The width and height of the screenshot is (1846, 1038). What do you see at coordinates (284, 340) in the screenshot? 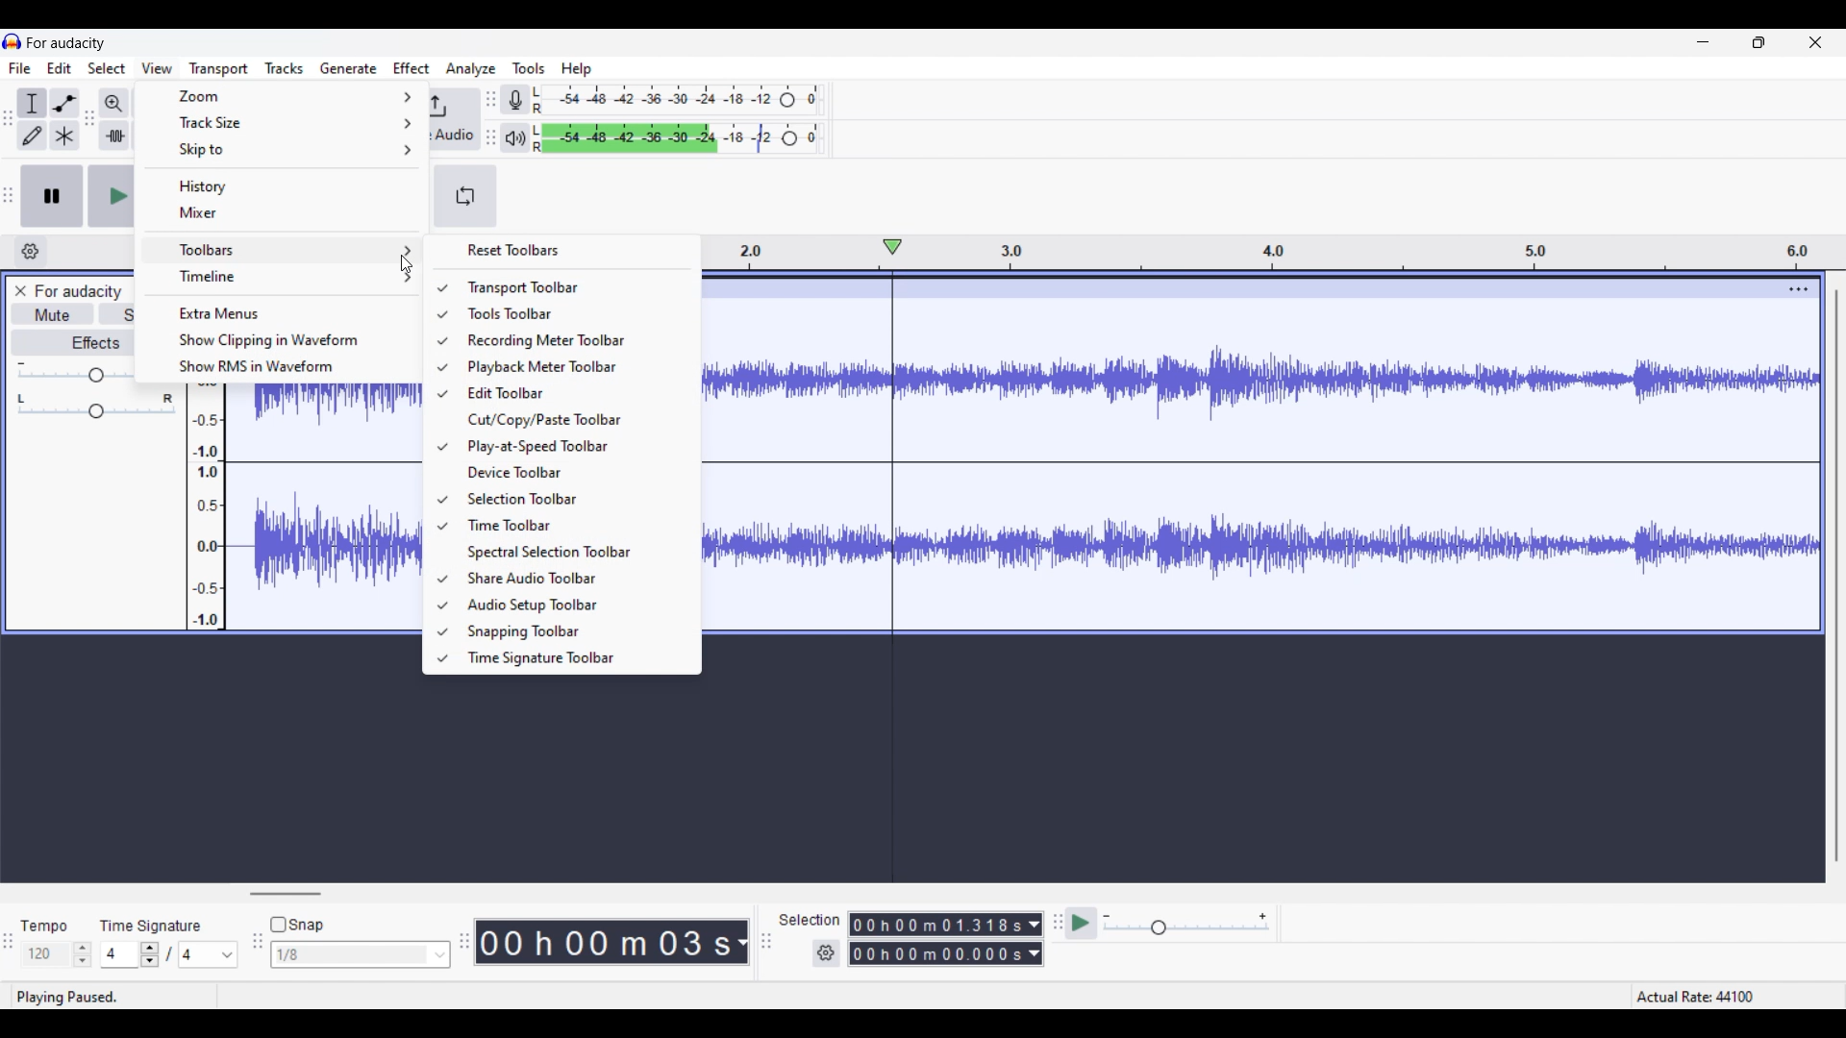
I see `Show clipping in waveform` at bounding box center [284, 340].